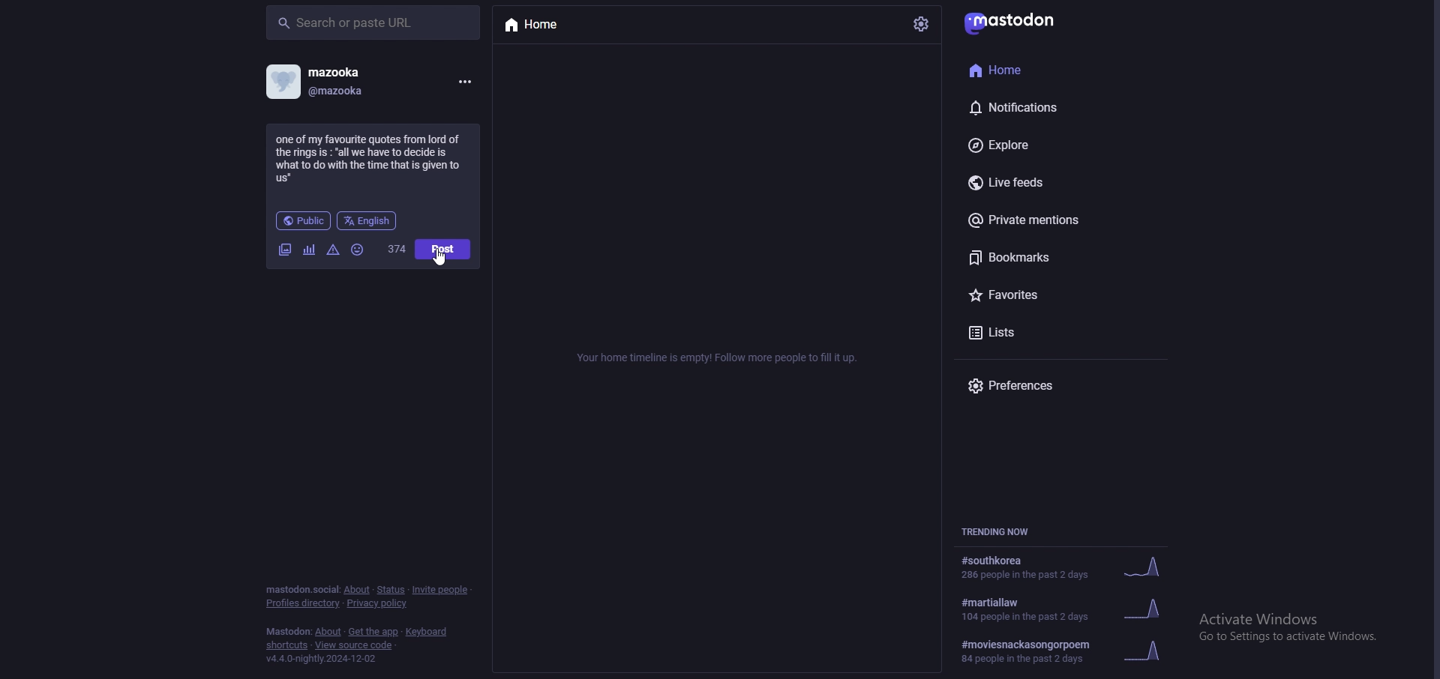  I want to click on home, so click(1041, 68).